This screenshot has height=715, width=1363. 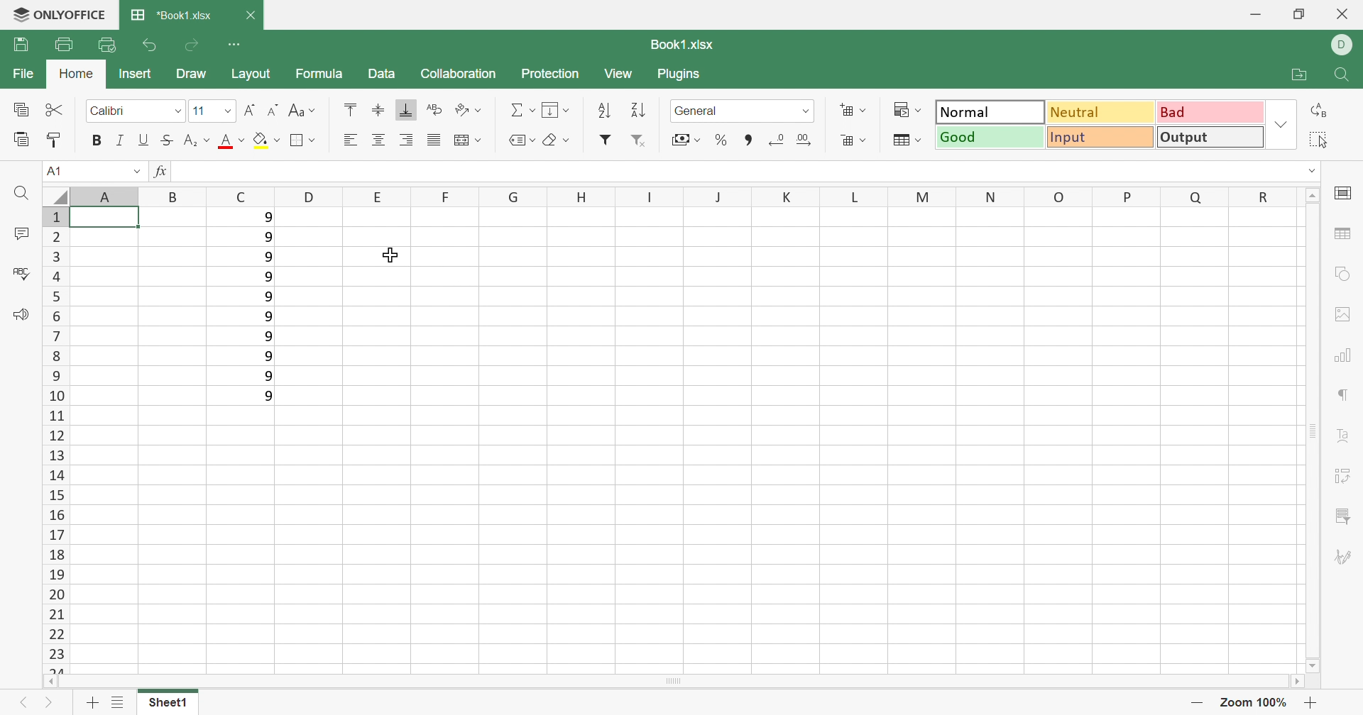 I want to click on 9, so click(x=268, y=235).